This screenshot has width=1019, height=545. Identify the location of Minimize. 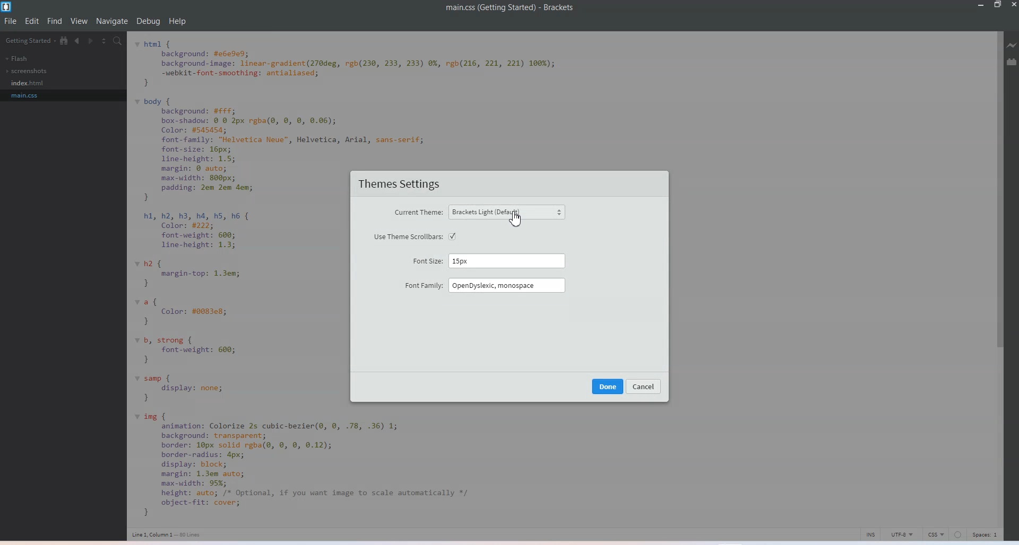
(981, 4).